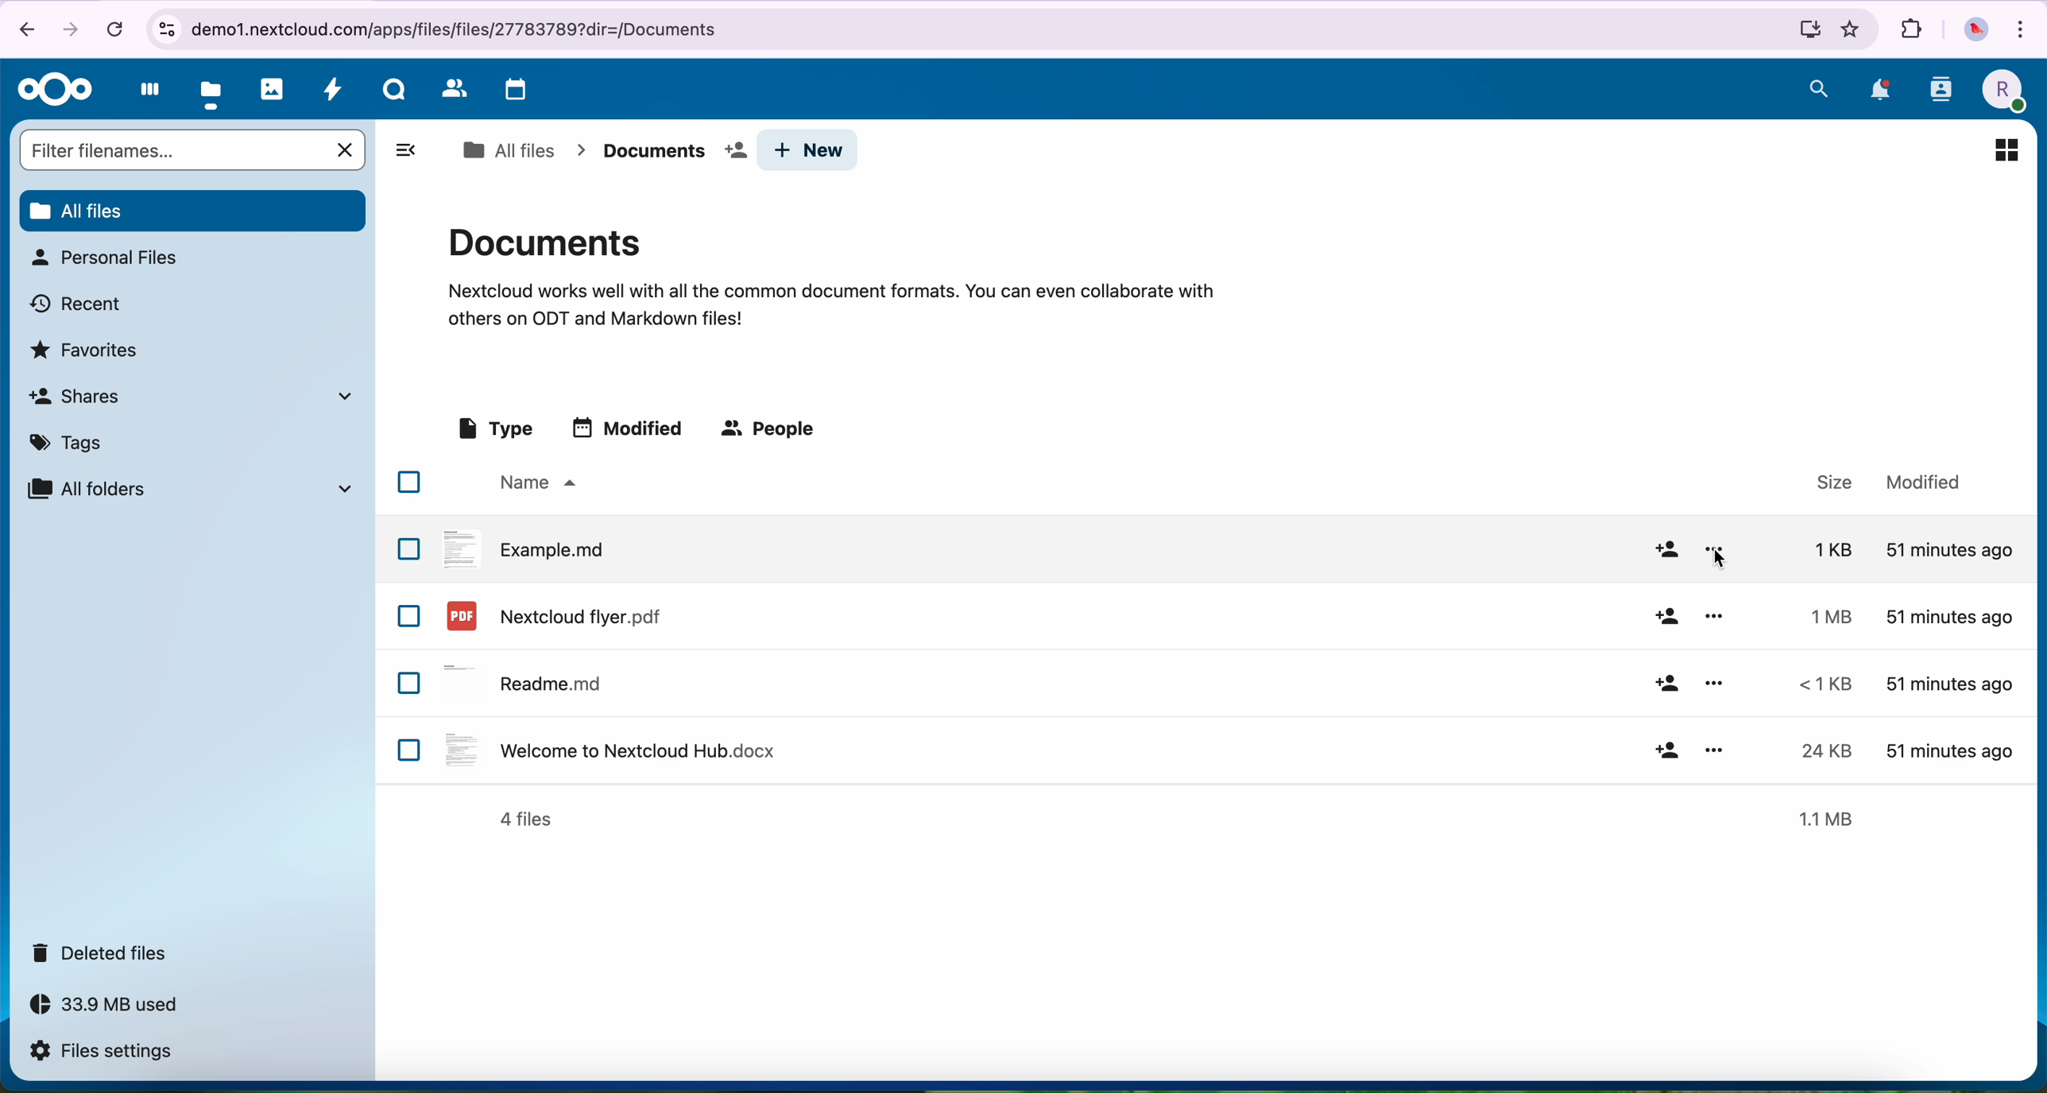 The image size is (2047, 1093). Describe the element at coordinates (1974, 30) in the screenshot. I see `profile picture` at that location.